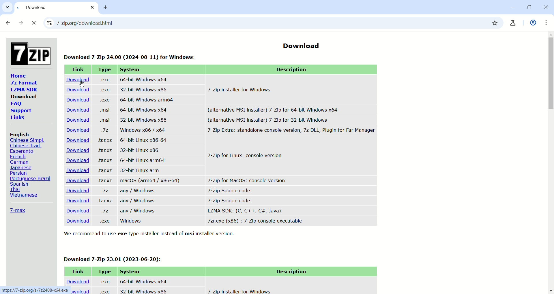 The image size is (554, 294). What do you see at coordinates (76, 270) in the screenshot?
I see `Link` at bounding box center [76, 270].